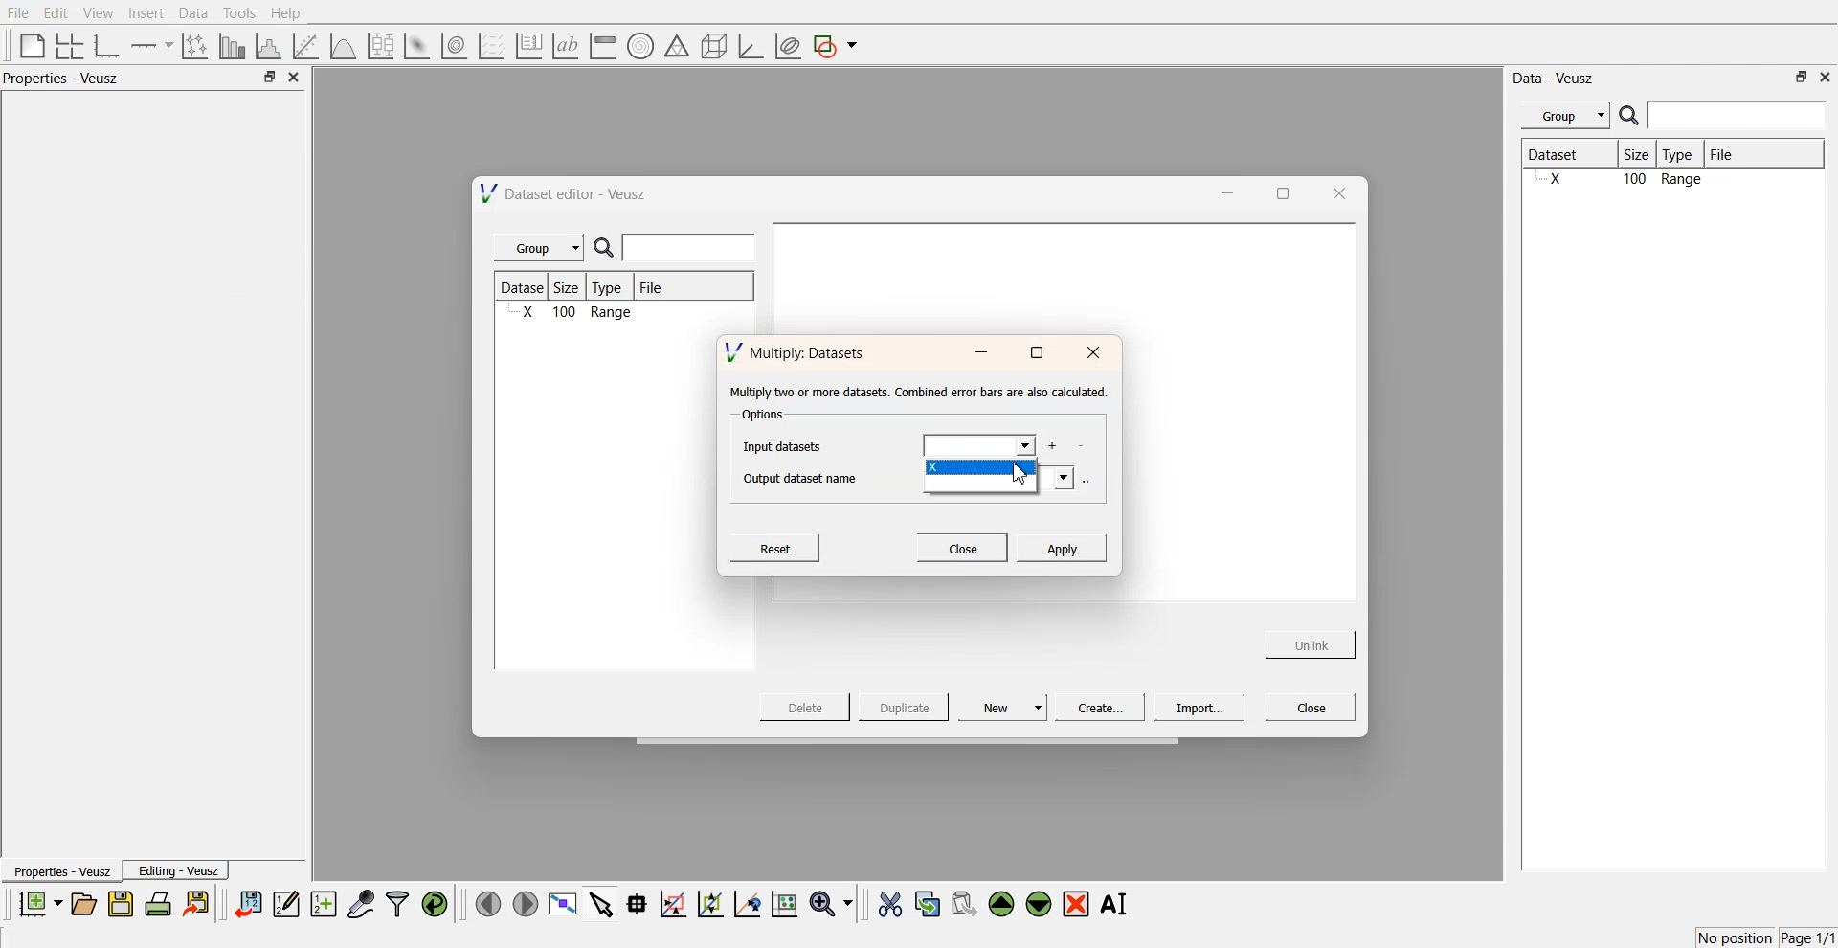 Image resolution: width=1838 pixels, height=948 pixels. What do you see at coordinates (760, 416) in the screenshot?
I see `Options` at bounding box center [760, 416].